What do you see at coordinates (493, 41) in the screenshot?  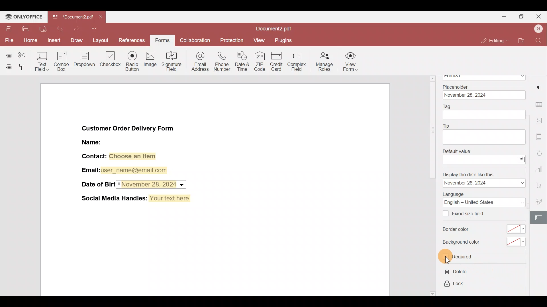 I see `Editing mode` at bounding box center [493, 41].